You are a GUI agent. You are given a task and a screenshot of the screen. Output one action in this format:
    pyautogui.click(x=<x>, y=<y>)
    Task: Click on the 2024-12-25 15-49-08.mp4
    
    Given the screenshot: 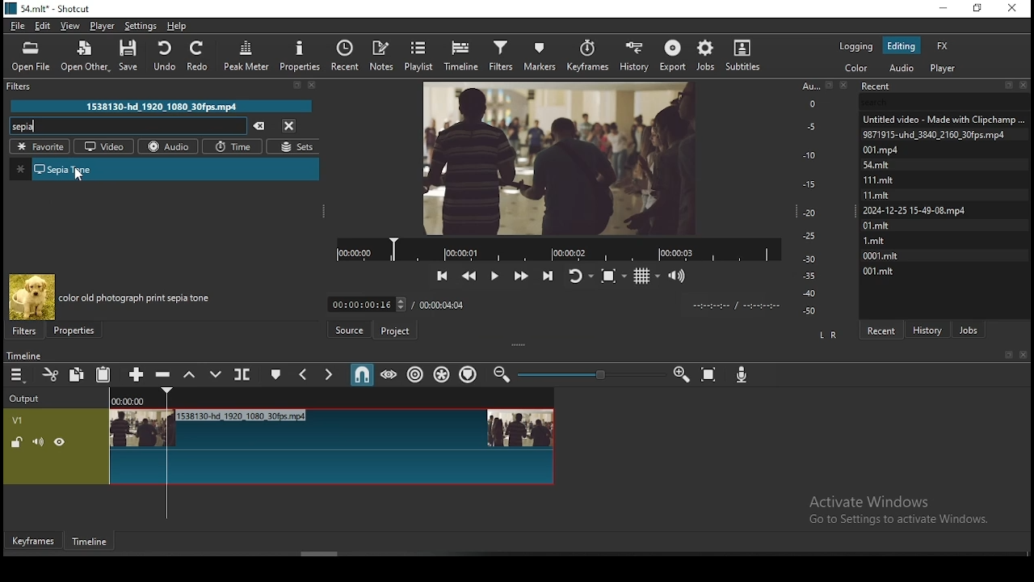 What is the action you would take?
    pyautogui.click(x=914, y=210)
    